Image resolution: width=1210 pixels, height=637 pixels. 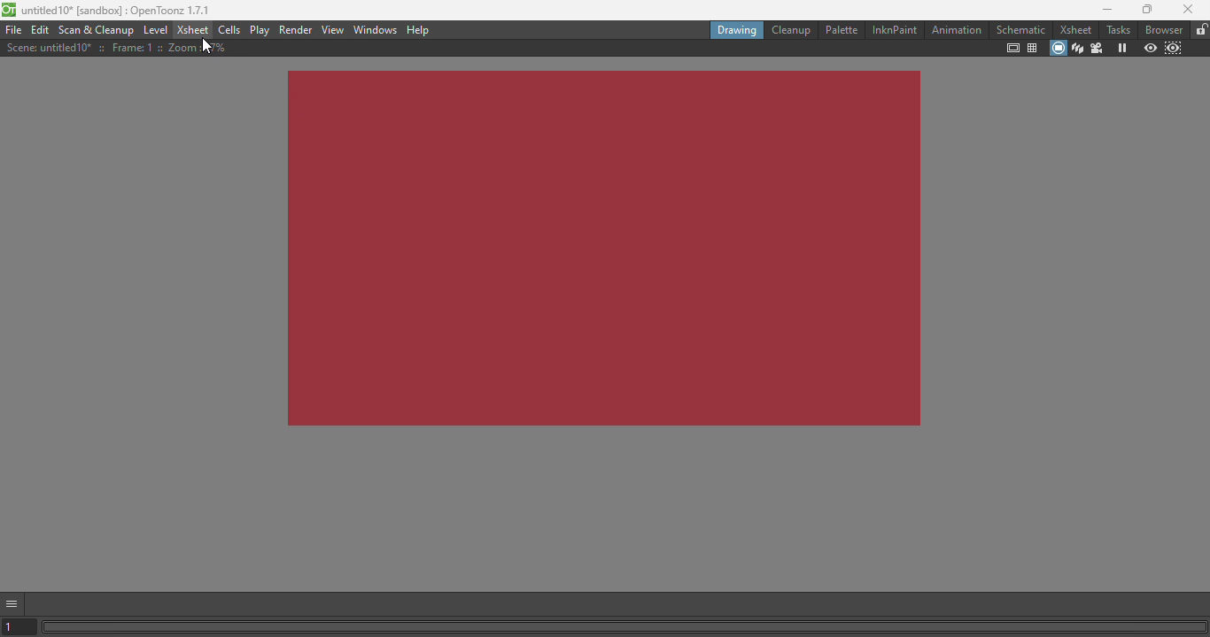 What do you see at coordinates (1149, 49) in the screenshot?
I see `Preview` at bounding box center [1149, 49].